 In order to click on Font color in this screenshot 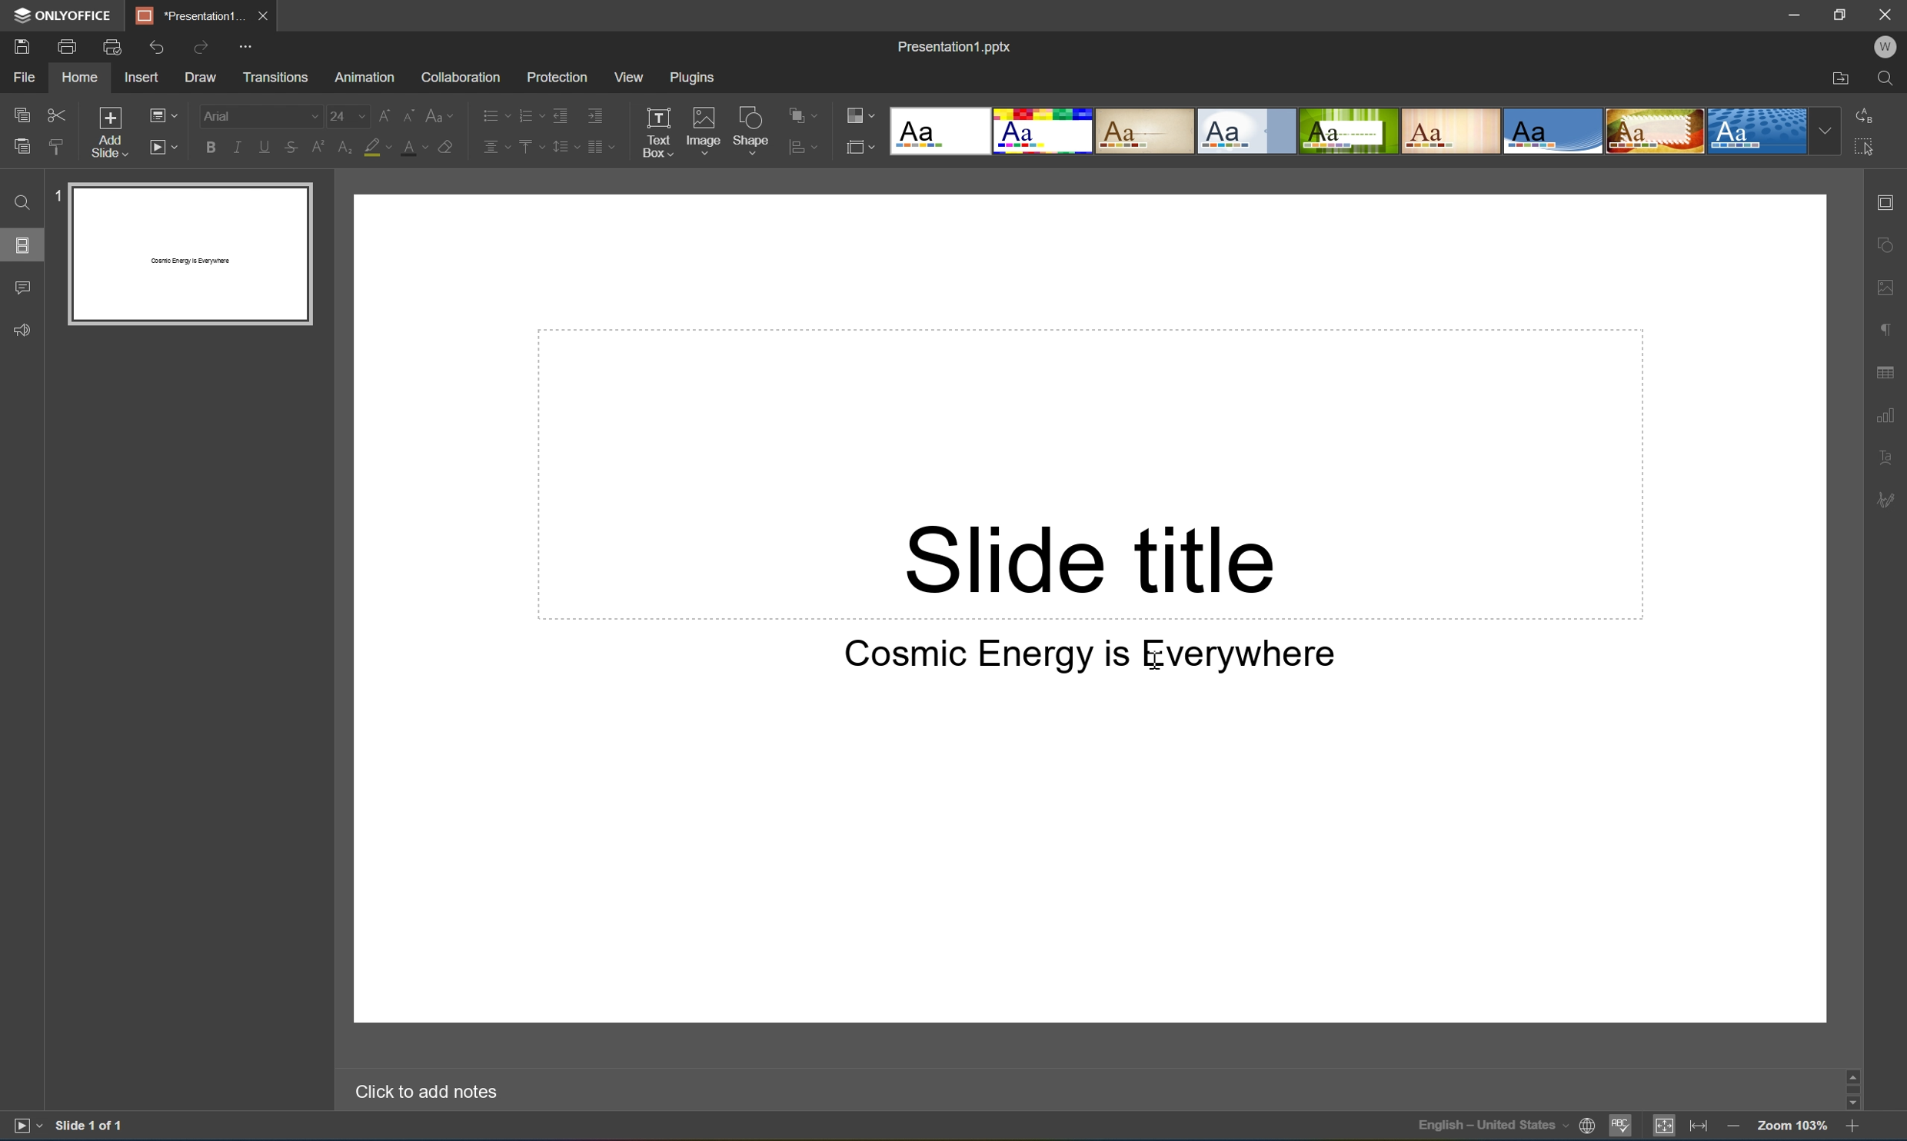, I will do `click(418, 145)`.